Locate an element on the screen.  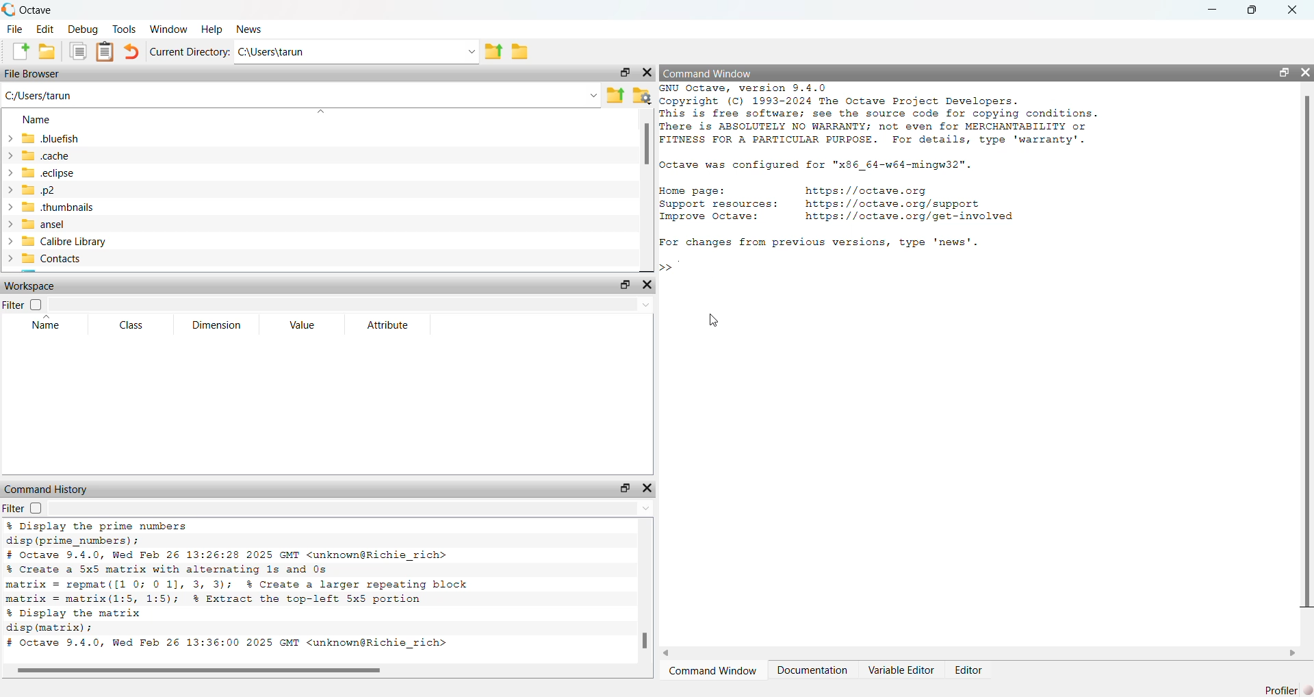
paste is located at coordinates (106, 52).